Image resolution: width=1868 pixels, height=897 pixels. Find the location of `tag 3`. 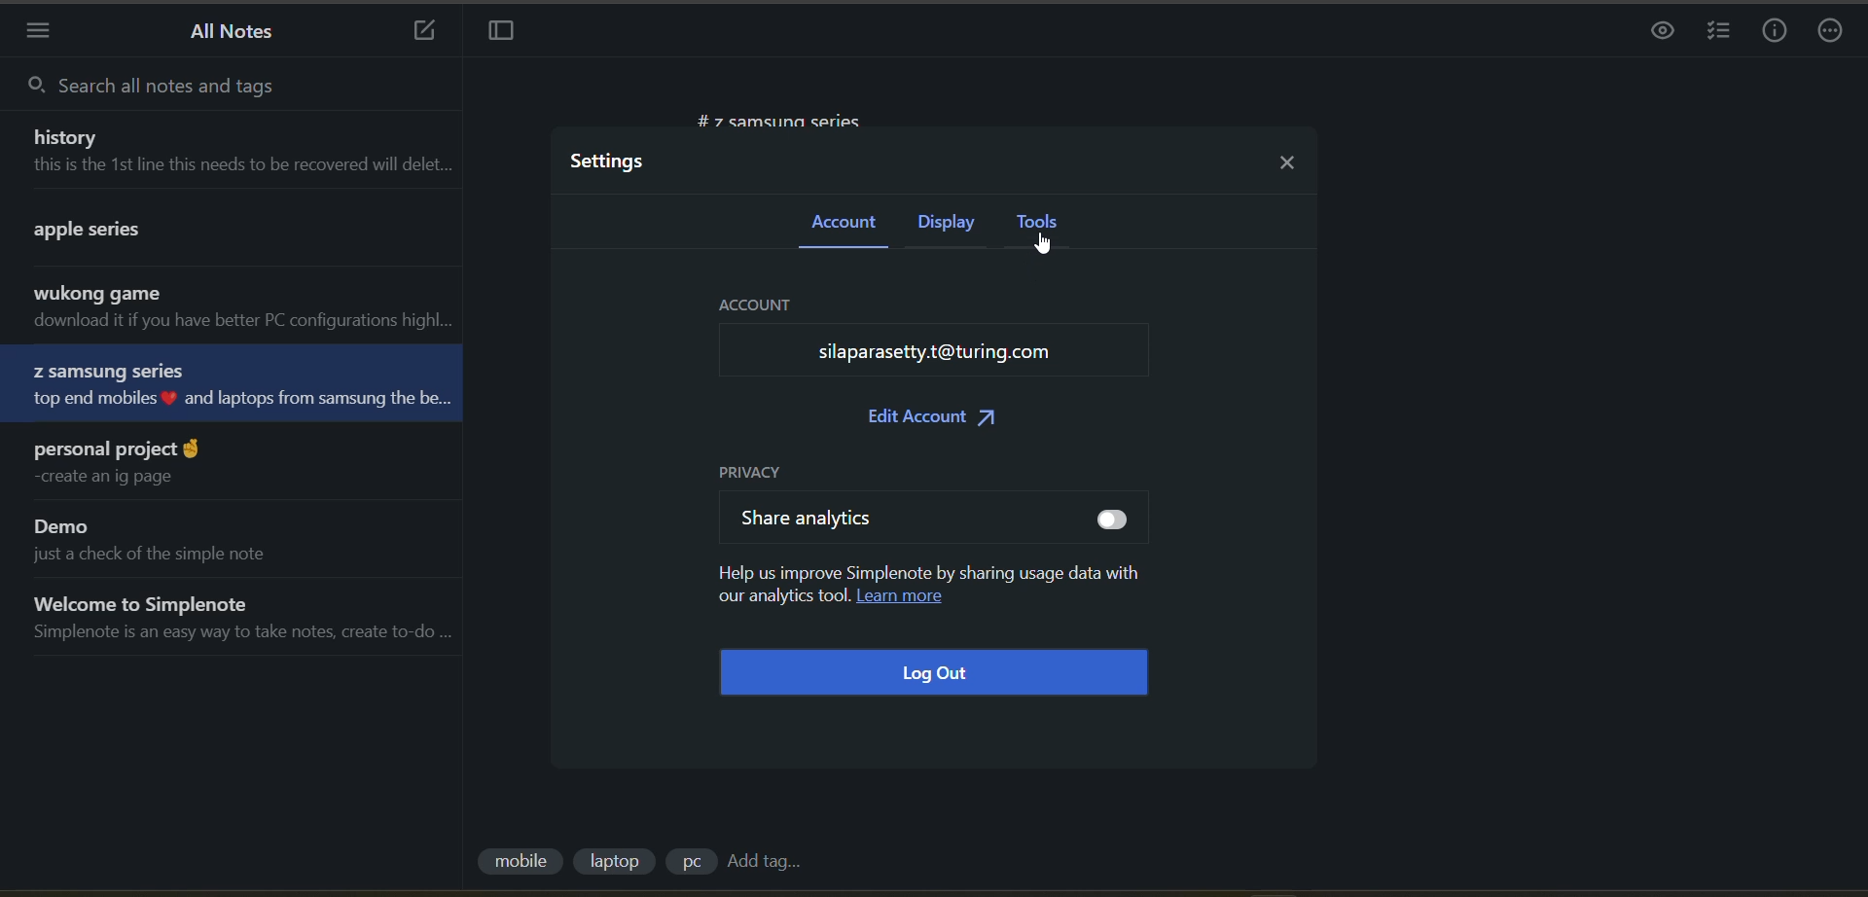

tag 3 is located at coordinates (687, 865).